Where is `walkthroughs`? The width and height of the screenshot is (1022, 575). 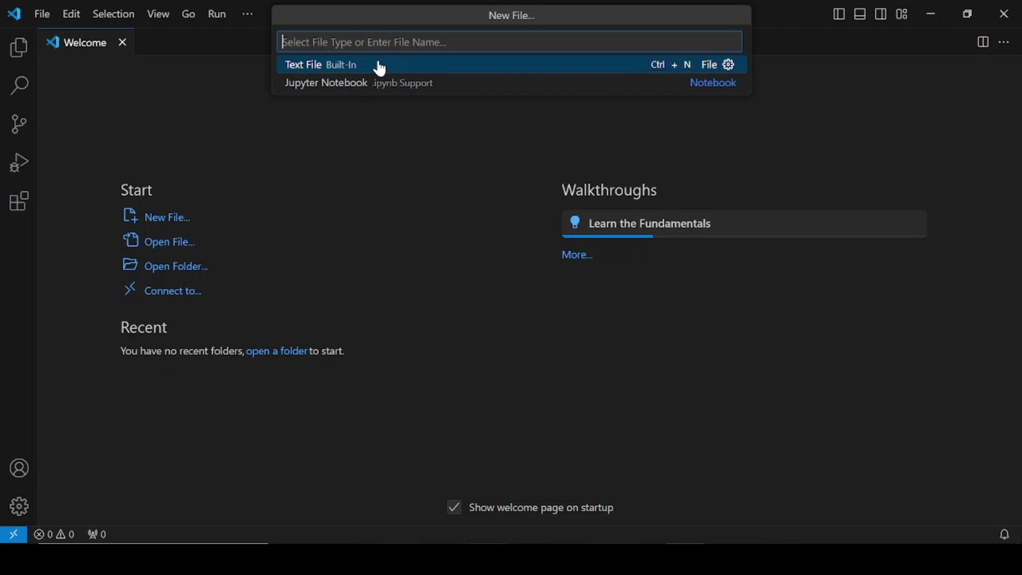 walkthroughs is located at coordinates (611, 191).